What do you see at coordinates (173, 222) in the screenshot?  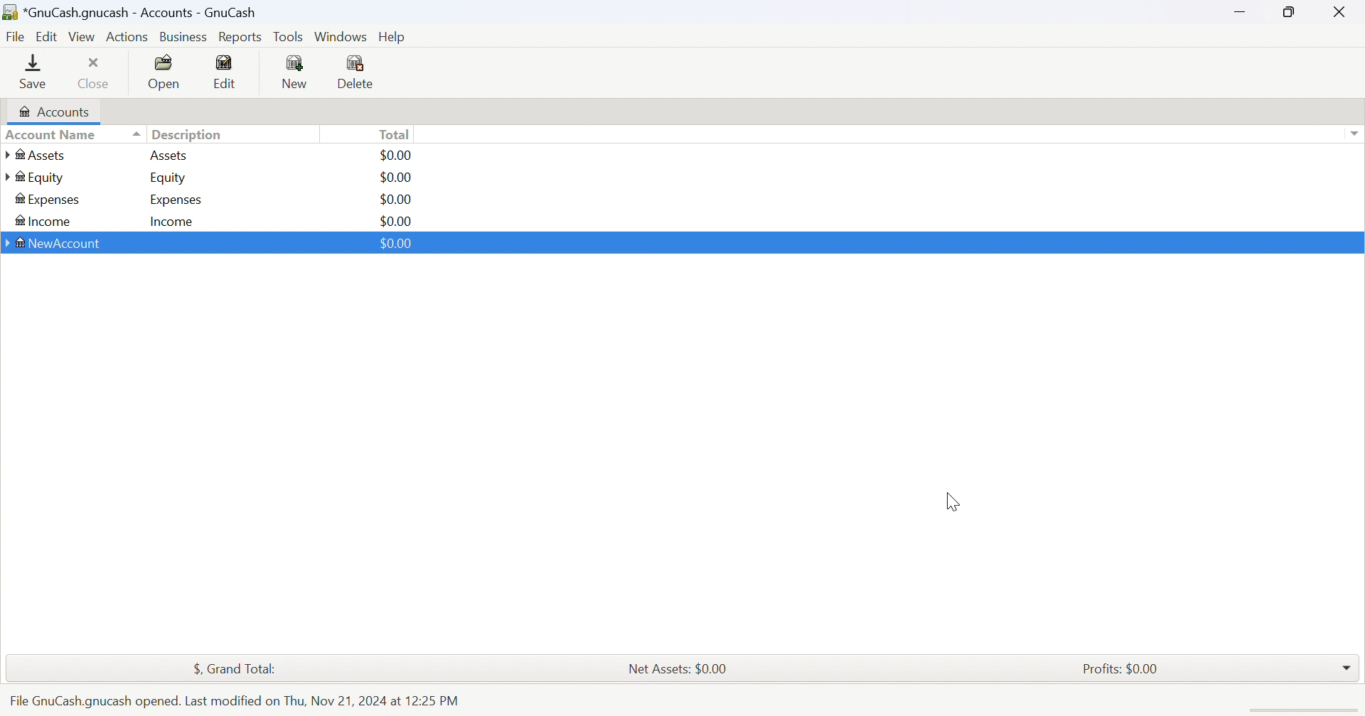 I see `Income` at bounding box center [173, 222].